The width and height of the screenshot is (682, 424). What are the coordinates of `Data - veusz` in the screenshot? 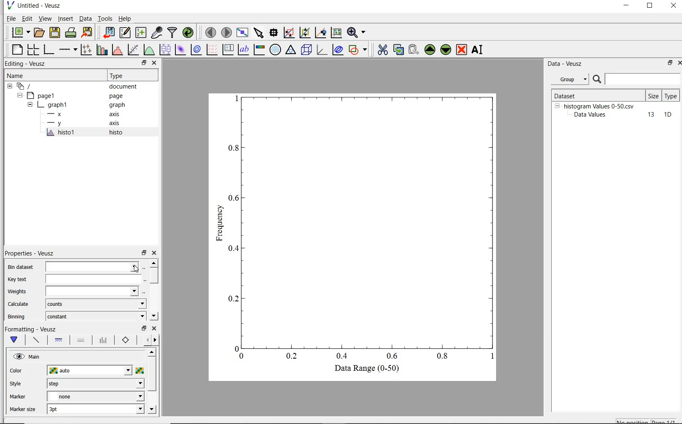 It's located at (566, 64).